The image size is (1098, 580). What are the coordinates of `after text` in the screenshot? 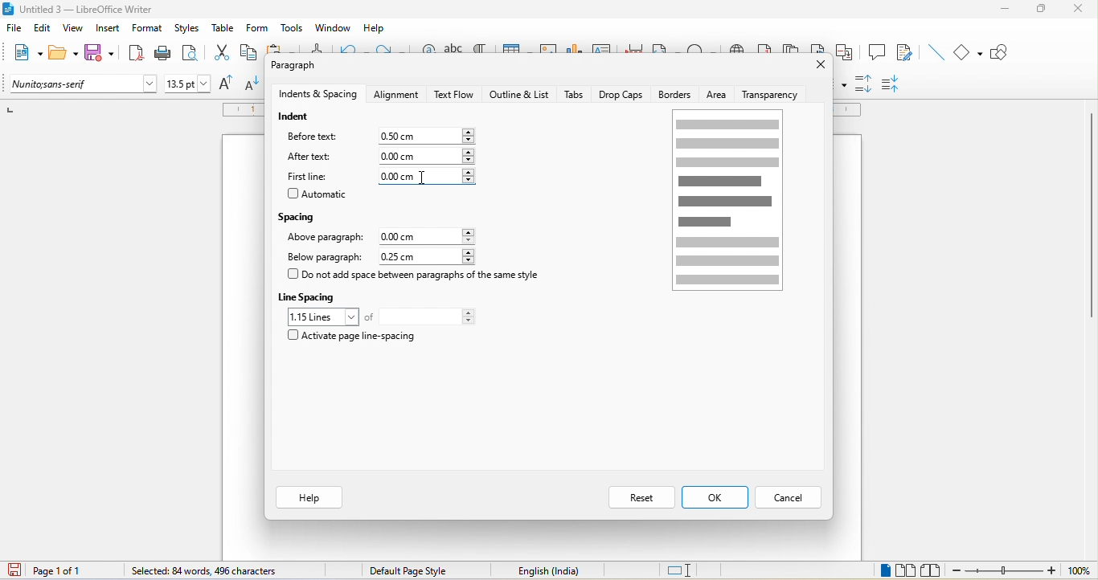 It's located at (309, 156).